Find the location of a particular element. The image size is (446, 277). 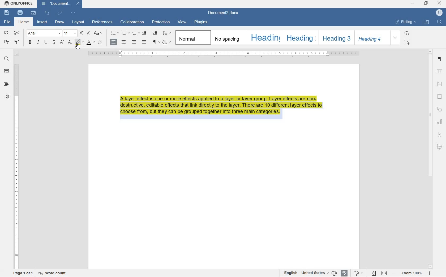

QUICK PRINT is located at coordinates (33, 13).